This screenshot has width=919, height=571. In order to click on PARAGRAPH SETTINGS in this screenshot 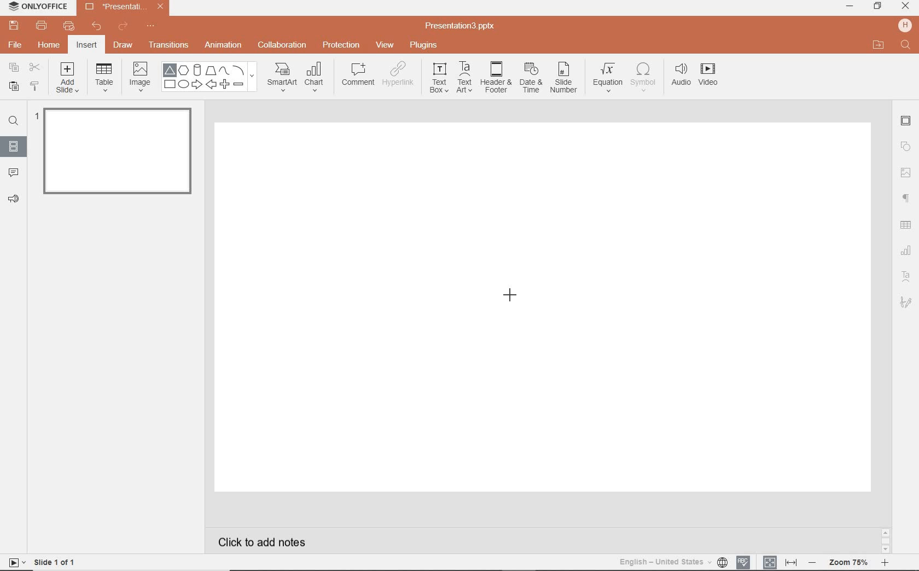, I will do `click(906, 199)`.